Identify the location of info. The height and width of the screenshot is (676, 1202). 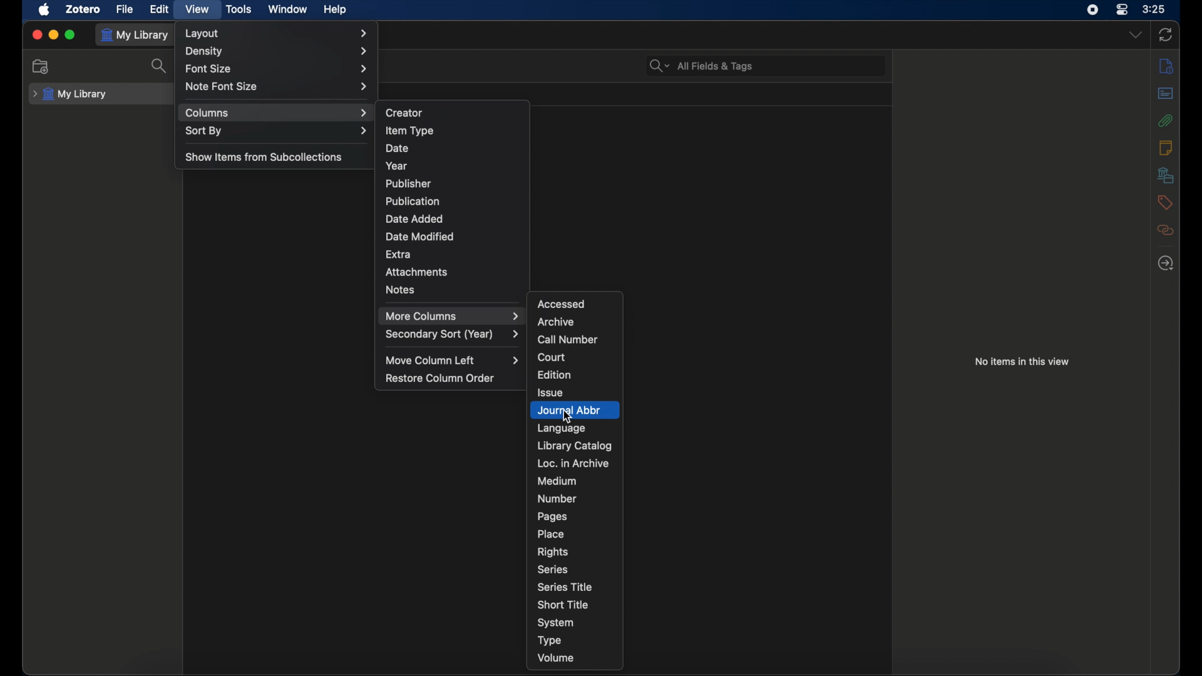
(1165, 66).